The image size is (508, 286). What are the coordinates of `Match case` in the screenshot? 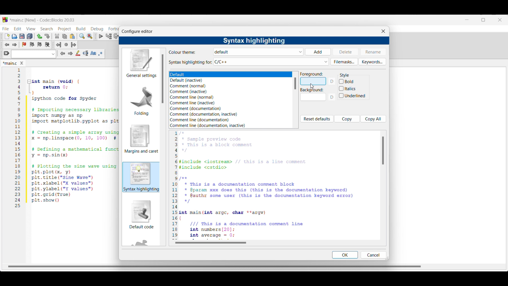 It's located at (93, 53).